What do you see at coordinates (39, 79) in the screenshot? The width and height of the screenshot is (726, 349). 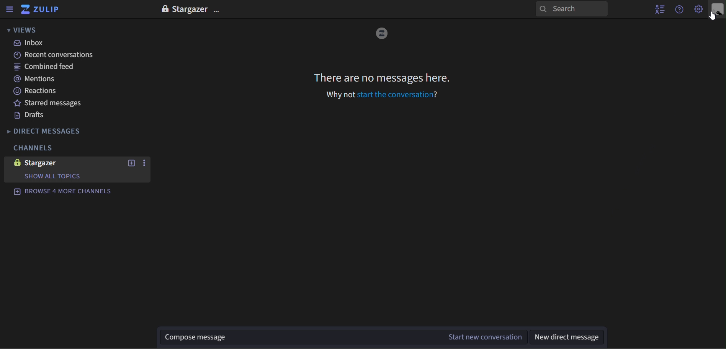 I see `mentions` at bounding box center [39, 79].